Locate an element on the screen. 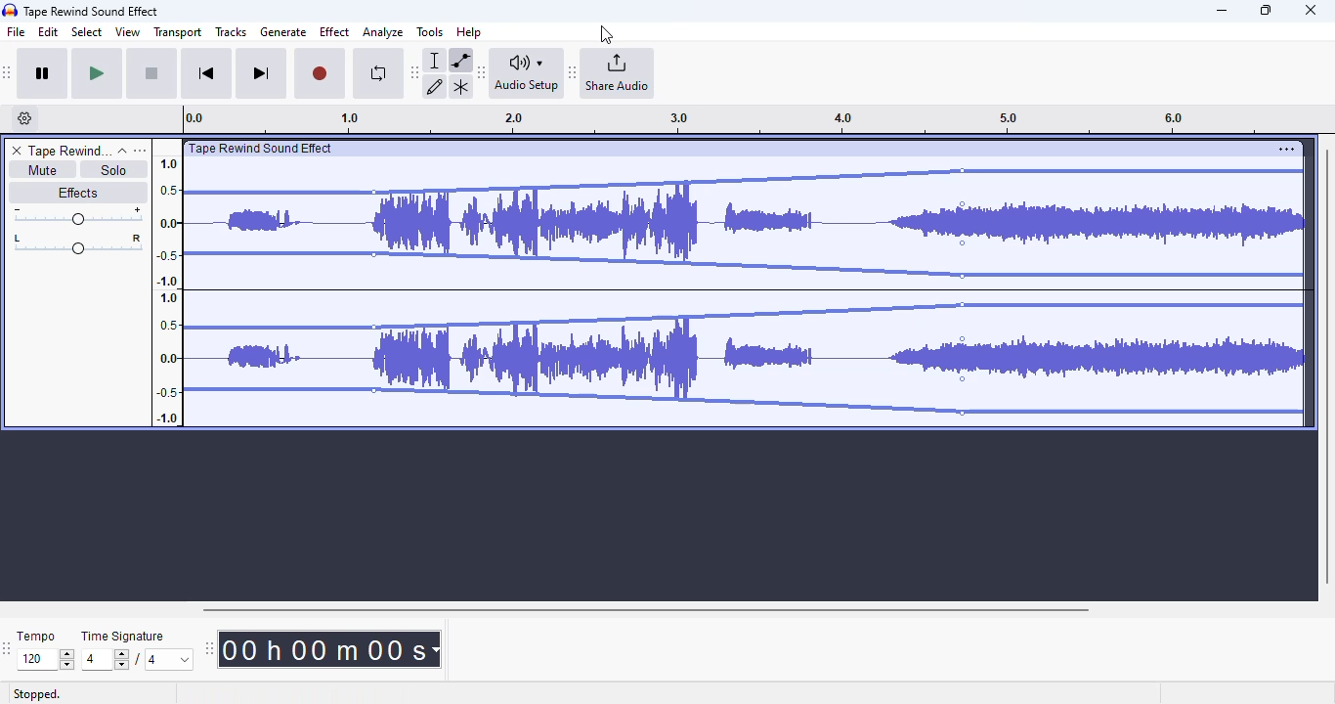 The width and height of the screenshot is (1335, 704). generate is located at coordinates (283, 32).